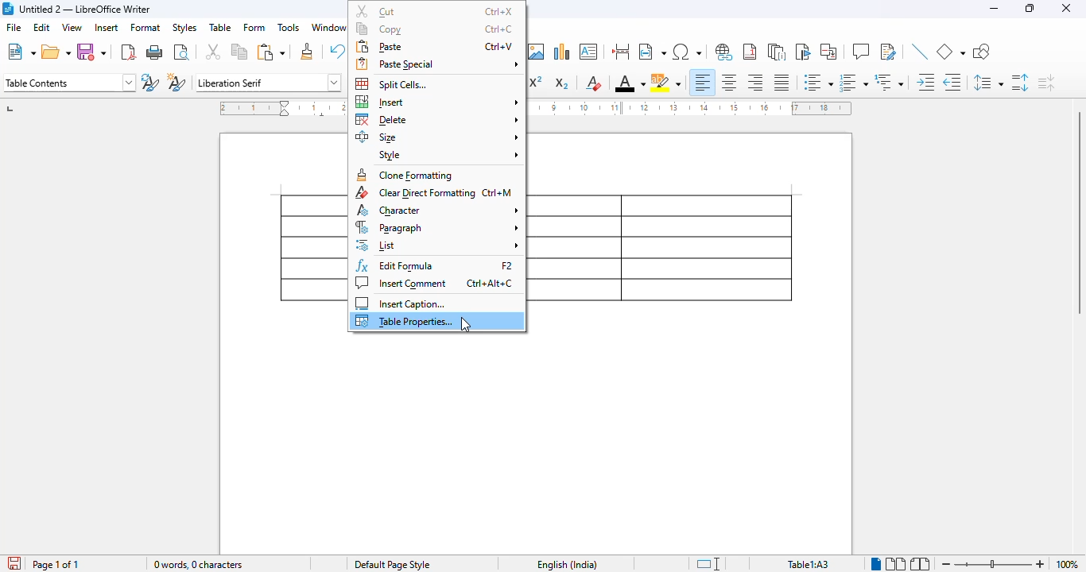 The width and height of the screenshot is (1086, 572). What do you see at coordinates (255, 28) in the screenshot?
I see `form` at bounding box center [255, 28].